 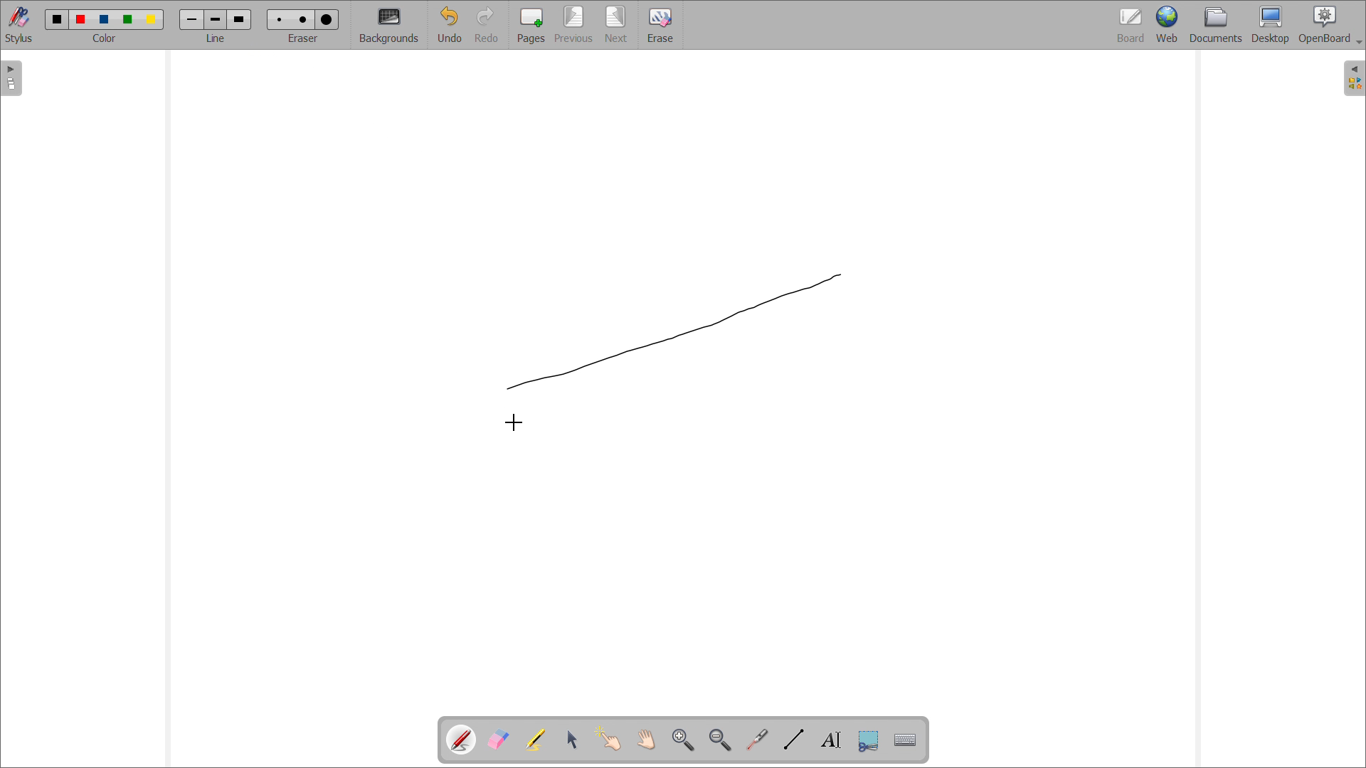 What do you see at coordinates (303, 18) in the screenshot?
I see `Eraser size` at bounding box center [303, 18].